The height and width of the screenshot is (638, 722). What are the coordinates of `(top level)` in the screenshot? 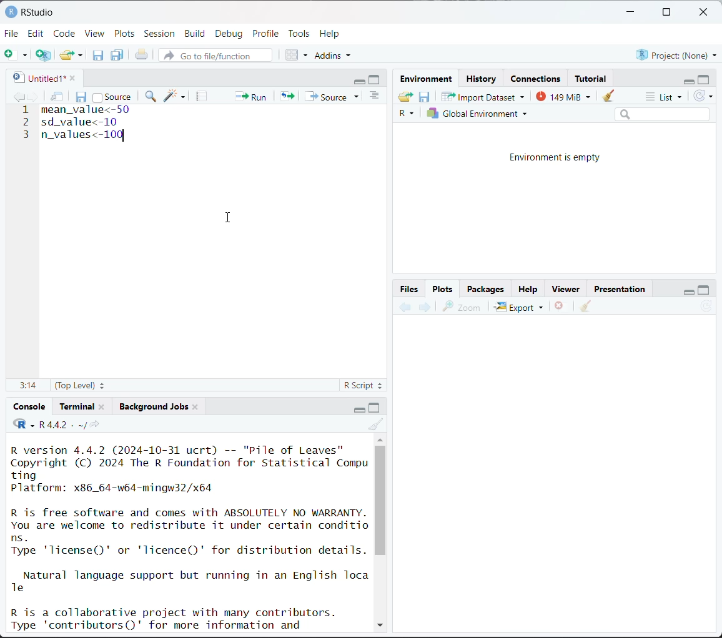 It's located at (81, 385).